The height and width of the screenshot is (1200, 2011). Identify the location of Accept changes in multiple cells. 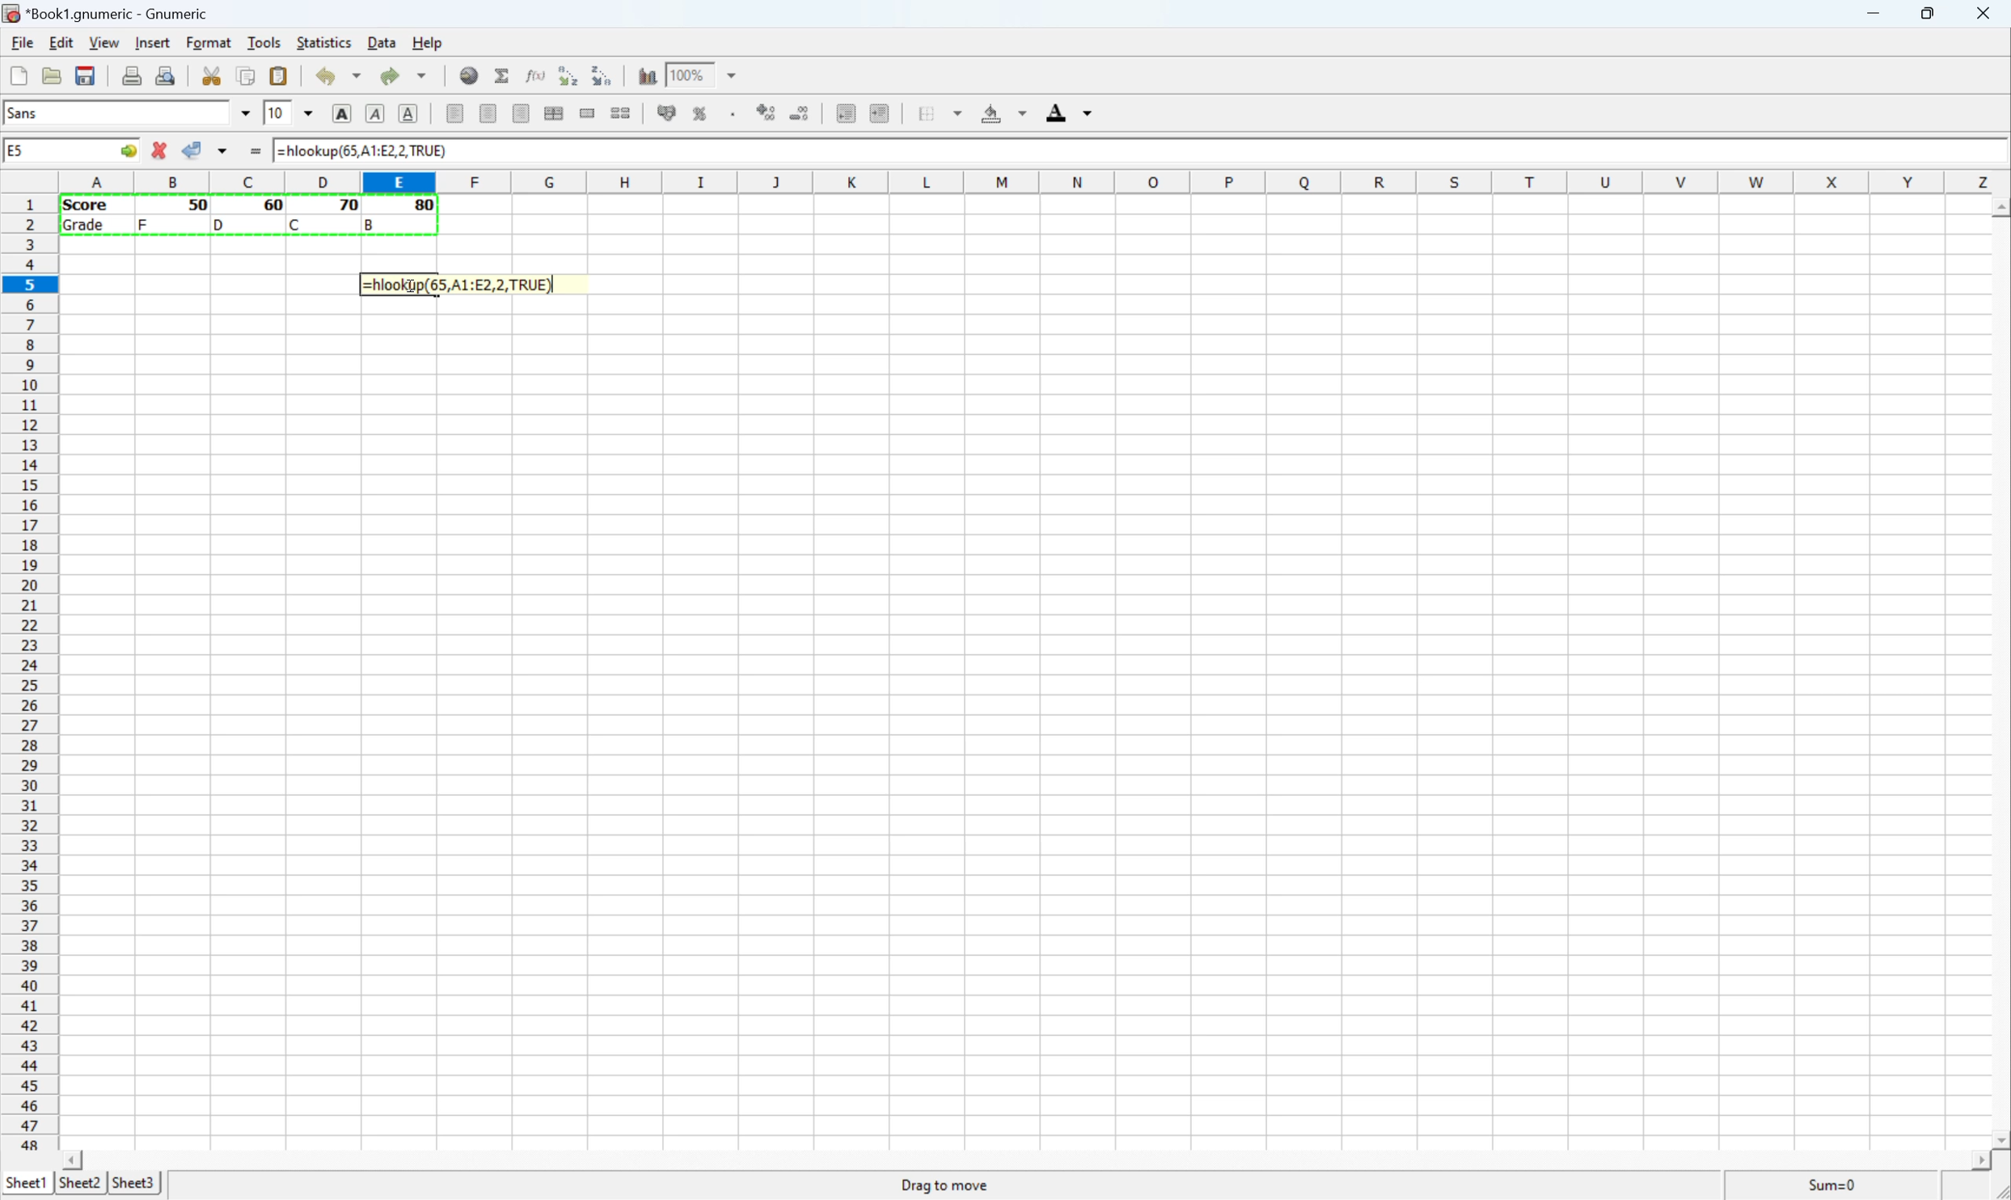
(226, 154).